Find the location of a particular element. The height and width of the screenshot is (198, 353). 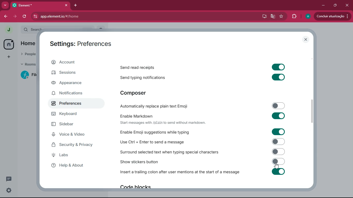

people is located at coordinates (29, 54).